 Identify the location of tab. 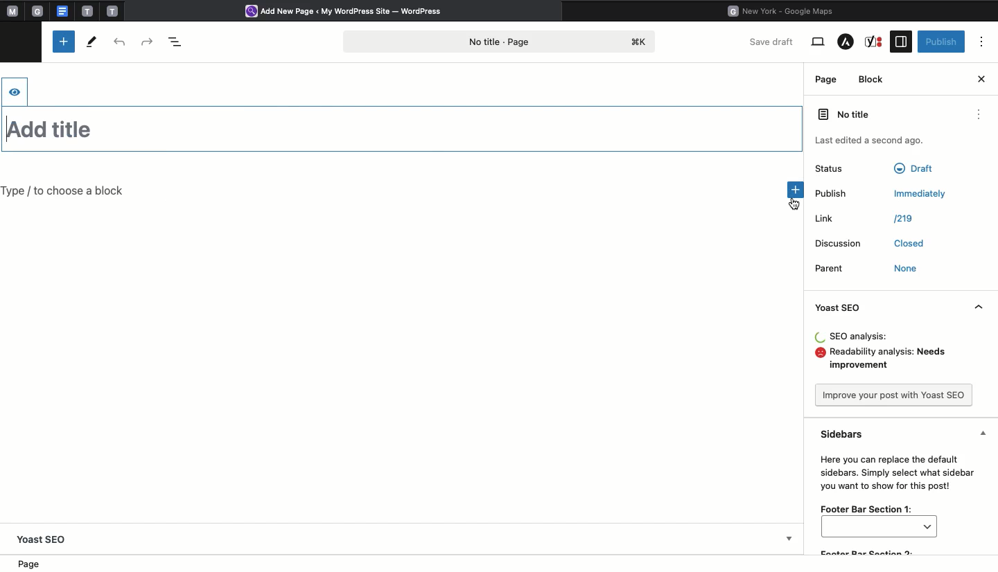
(87, 11).